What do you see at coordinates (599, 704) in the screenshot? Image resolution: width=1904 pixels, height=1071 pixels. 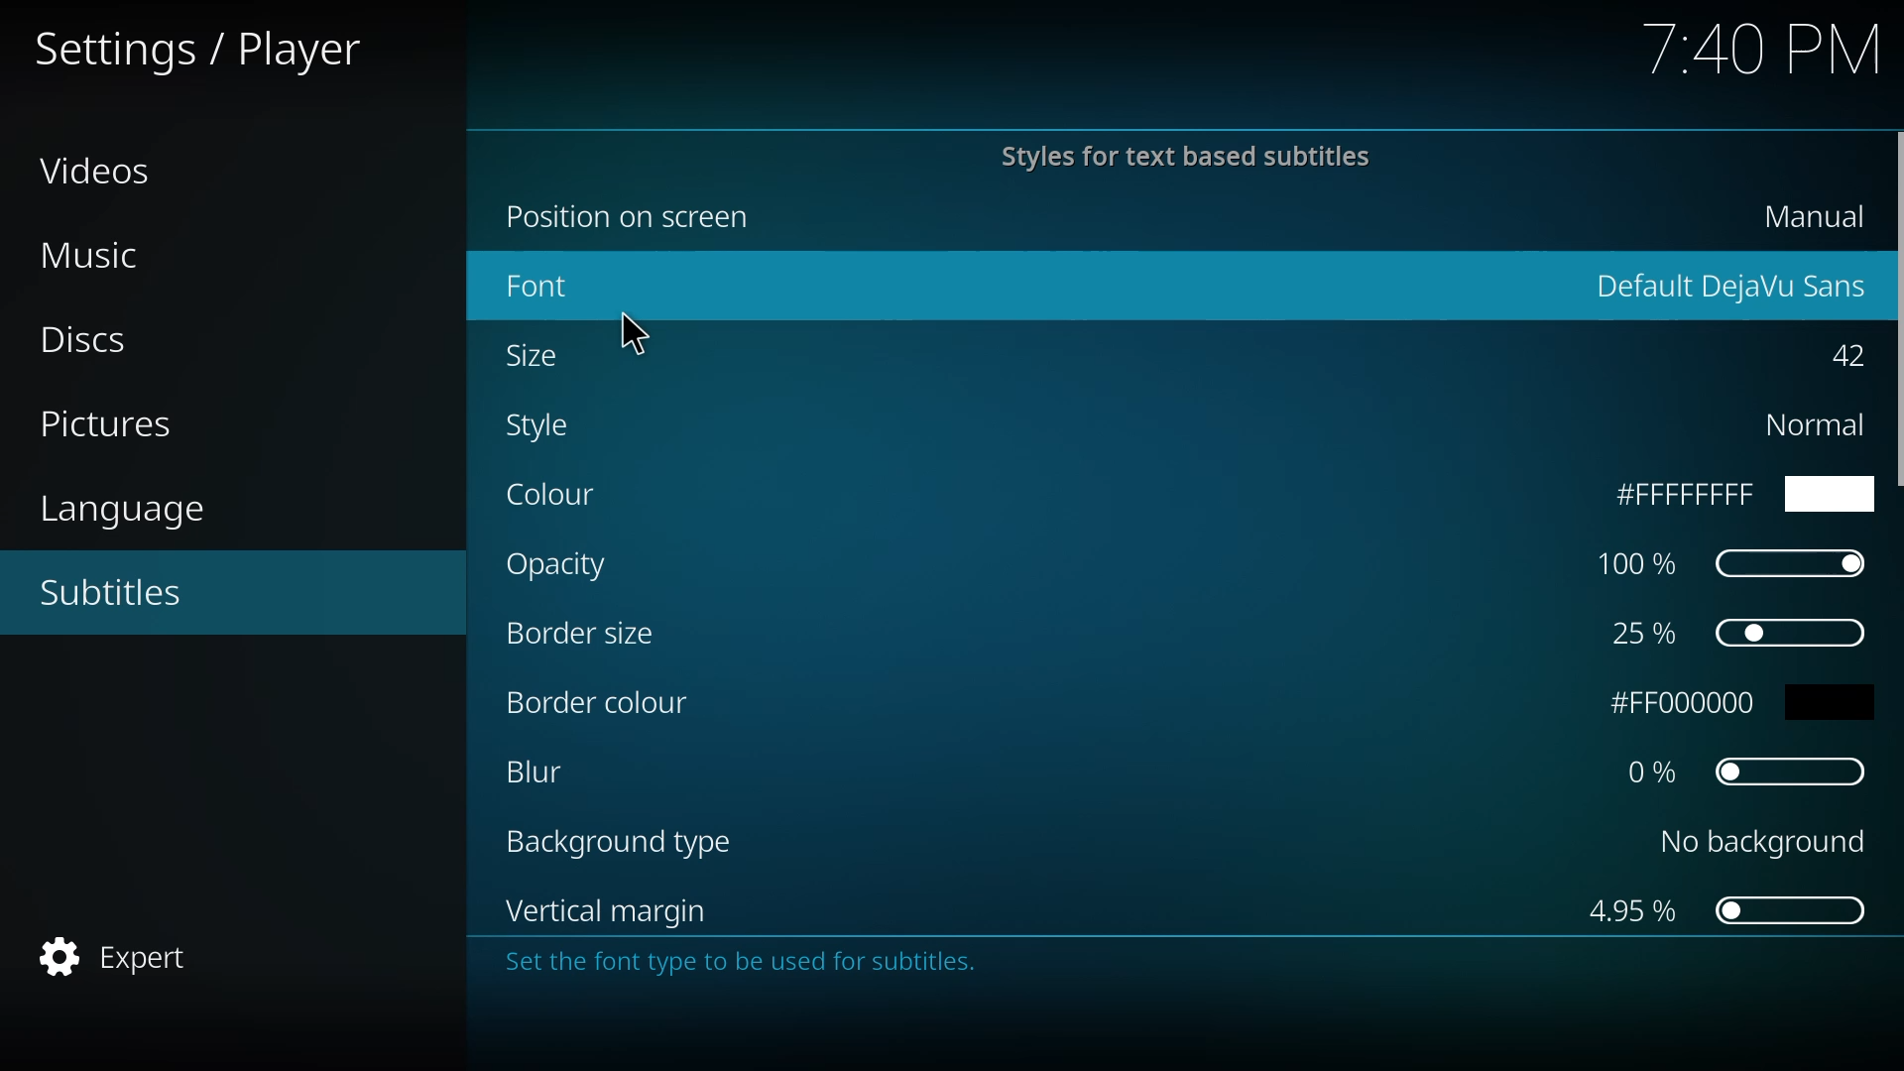 I see `border color` at bounding box center [599, 704].